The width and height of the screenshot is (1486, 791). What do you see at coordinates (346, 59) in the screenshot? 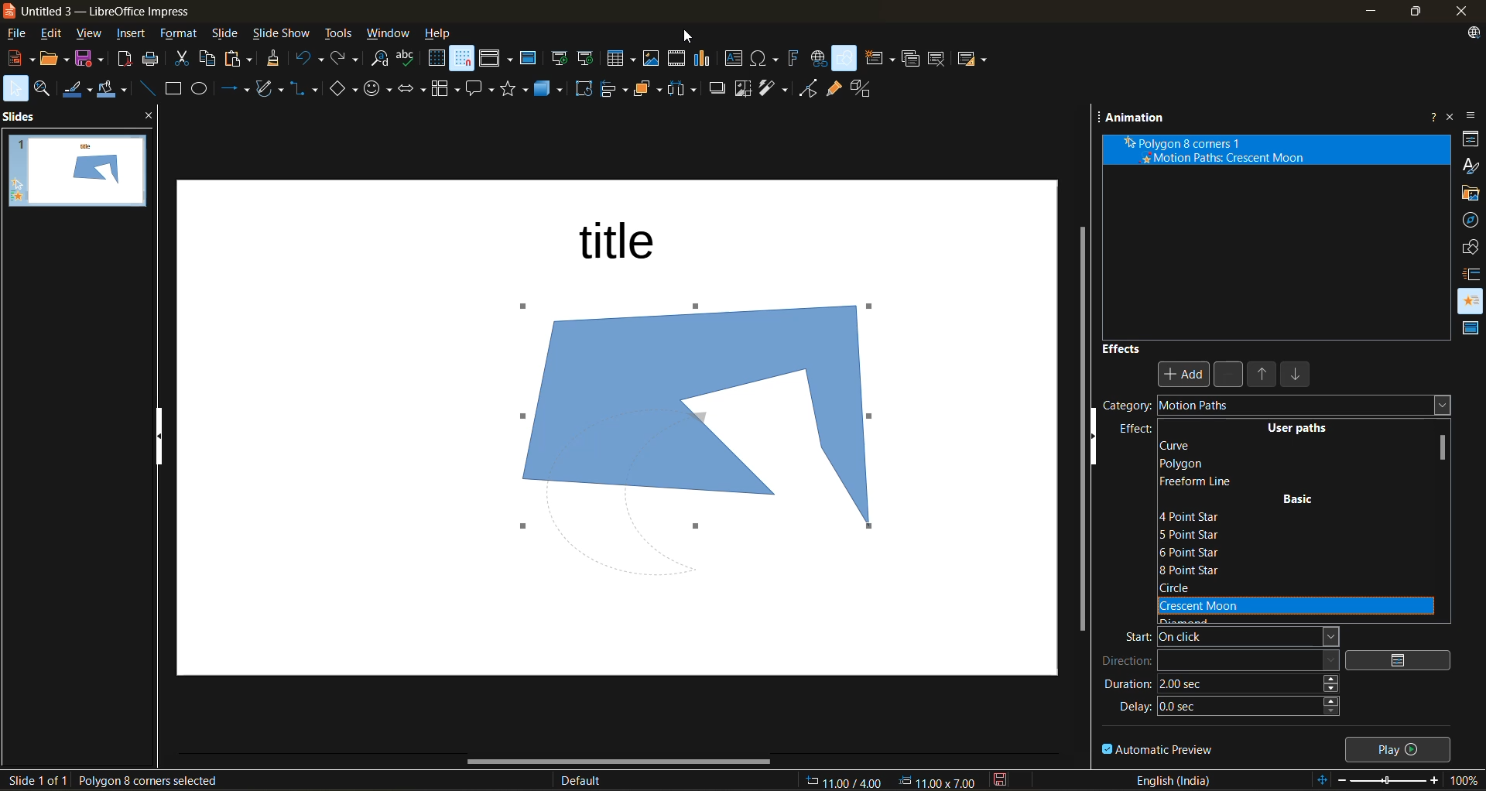
I see `redo` at bounding box center [346, 59].